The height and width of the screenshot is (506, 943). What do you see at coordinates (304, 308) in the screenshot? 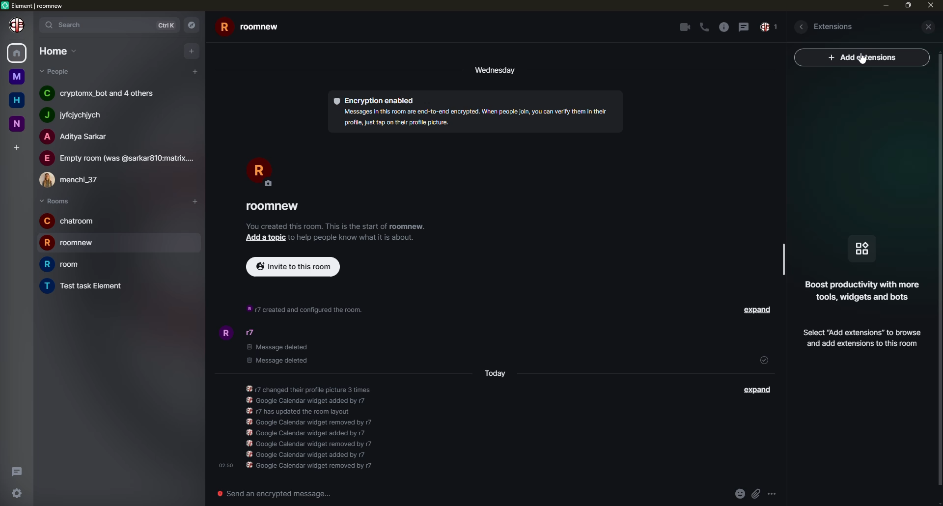
I see `info` at bounding box center [304, 308].